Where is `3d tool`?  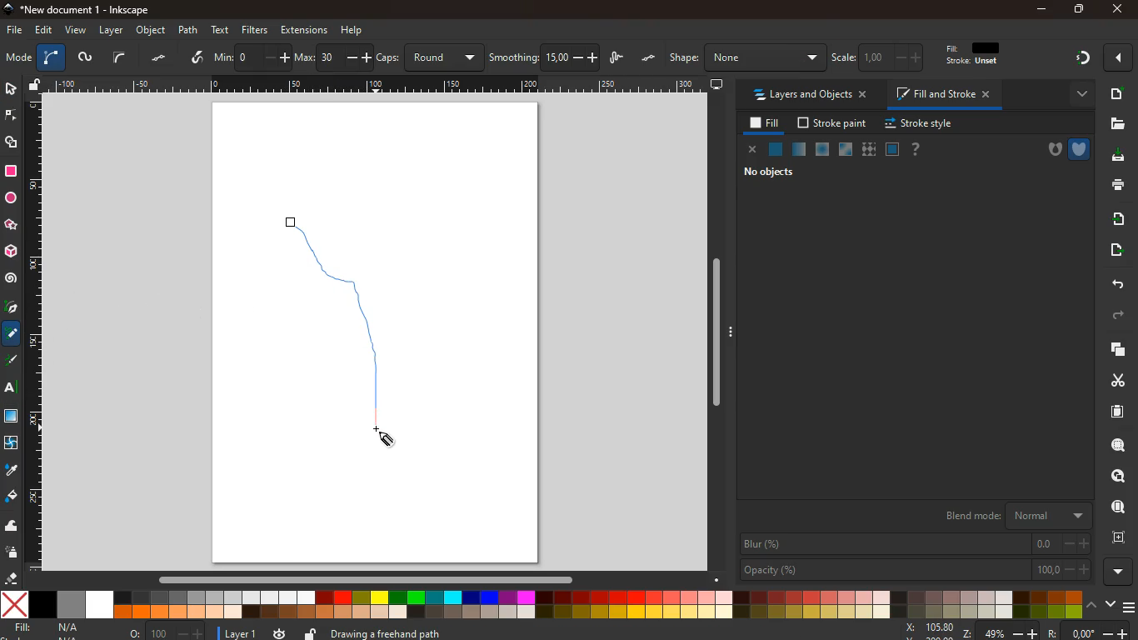
3d tool is located at coordinates (12, 252).